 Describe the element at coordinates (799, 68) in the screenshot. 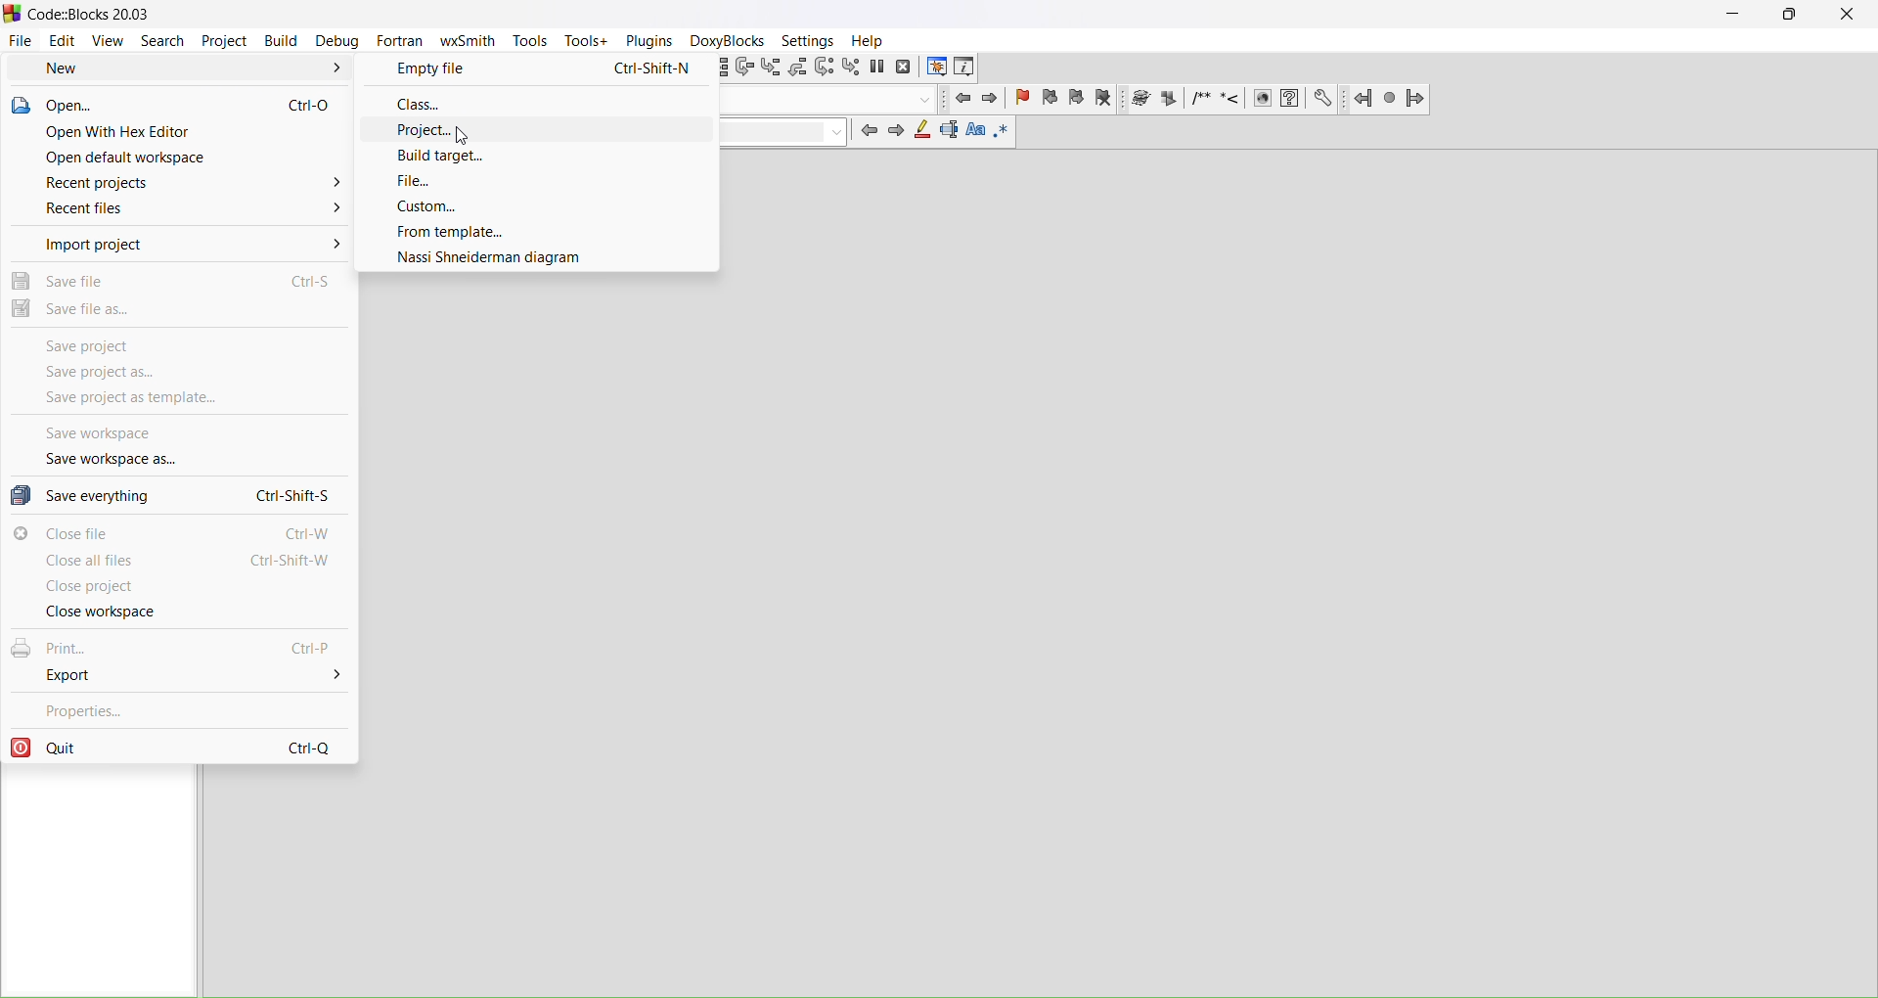

I see `step out` at that location.